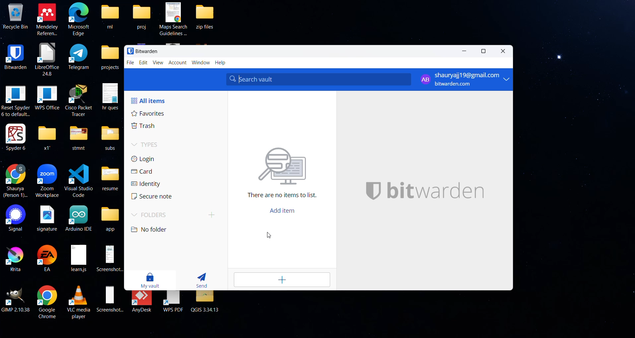  I want to click on Visual Studio code, so click(78, 179).